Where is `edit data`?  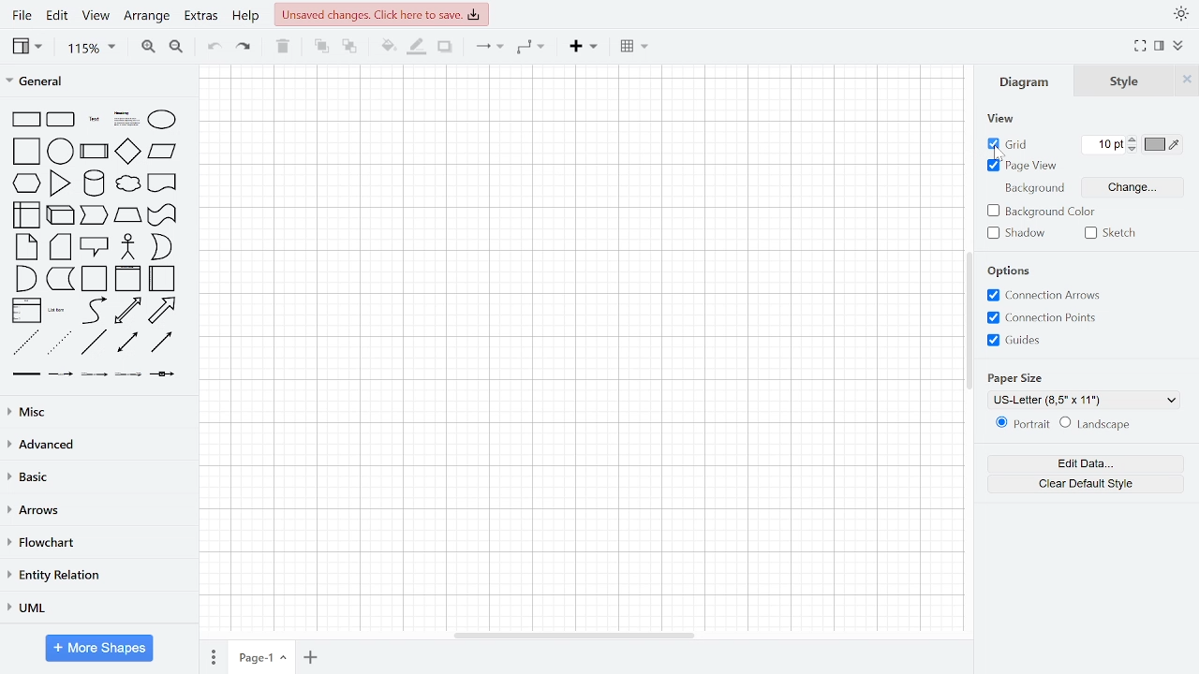
edit data is located at coordinates (1085, 463).